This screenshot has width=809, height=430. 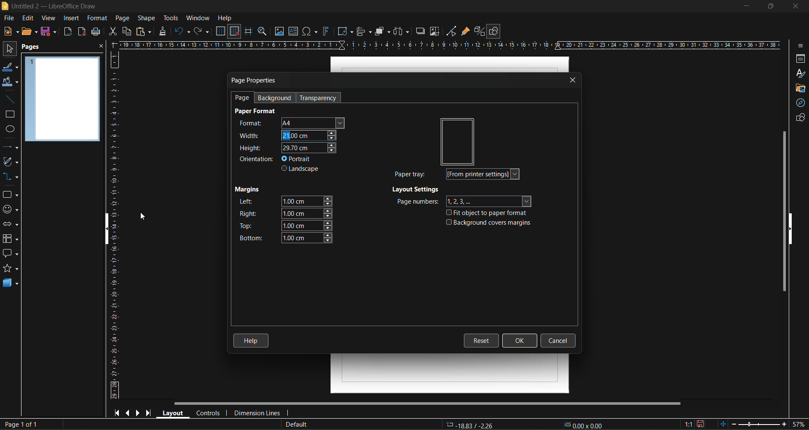 What do you see at coordinates (383, 32) in the screenshot?
I see `arrange` at bounding box center [383, 32].